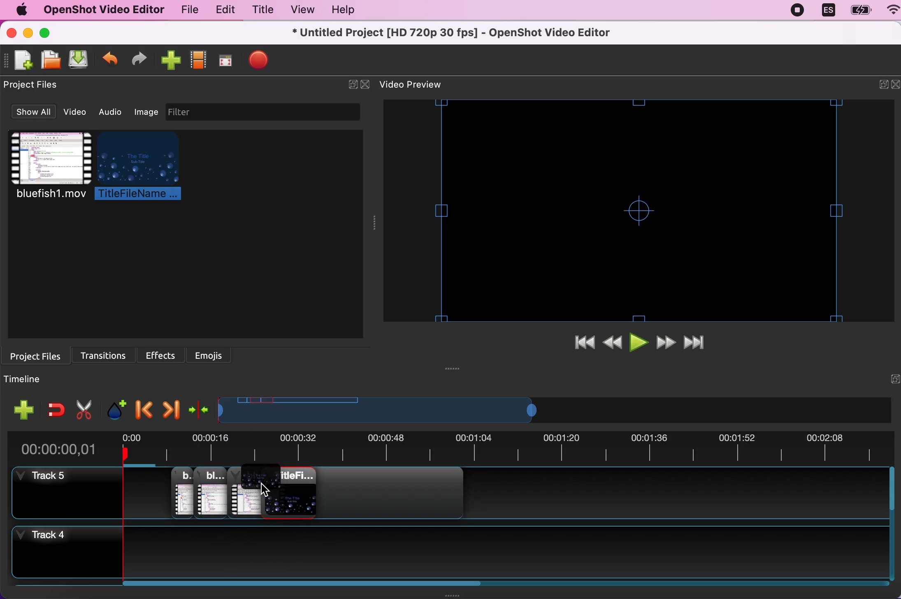  I want to click on project files, so click(36, 85).